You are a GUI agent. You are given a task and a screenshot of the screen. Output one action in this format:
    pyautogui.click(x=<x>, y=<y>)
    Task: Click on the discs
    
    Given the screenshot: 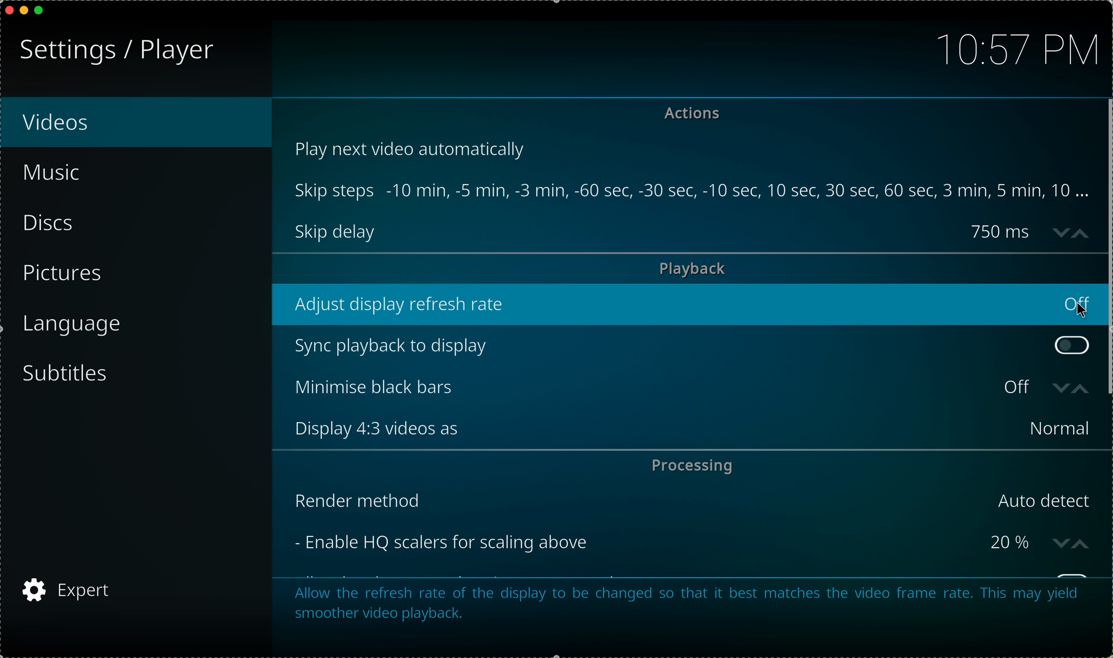 What is the action you would take?
    pyautogui.click(x=54, y=224)
    